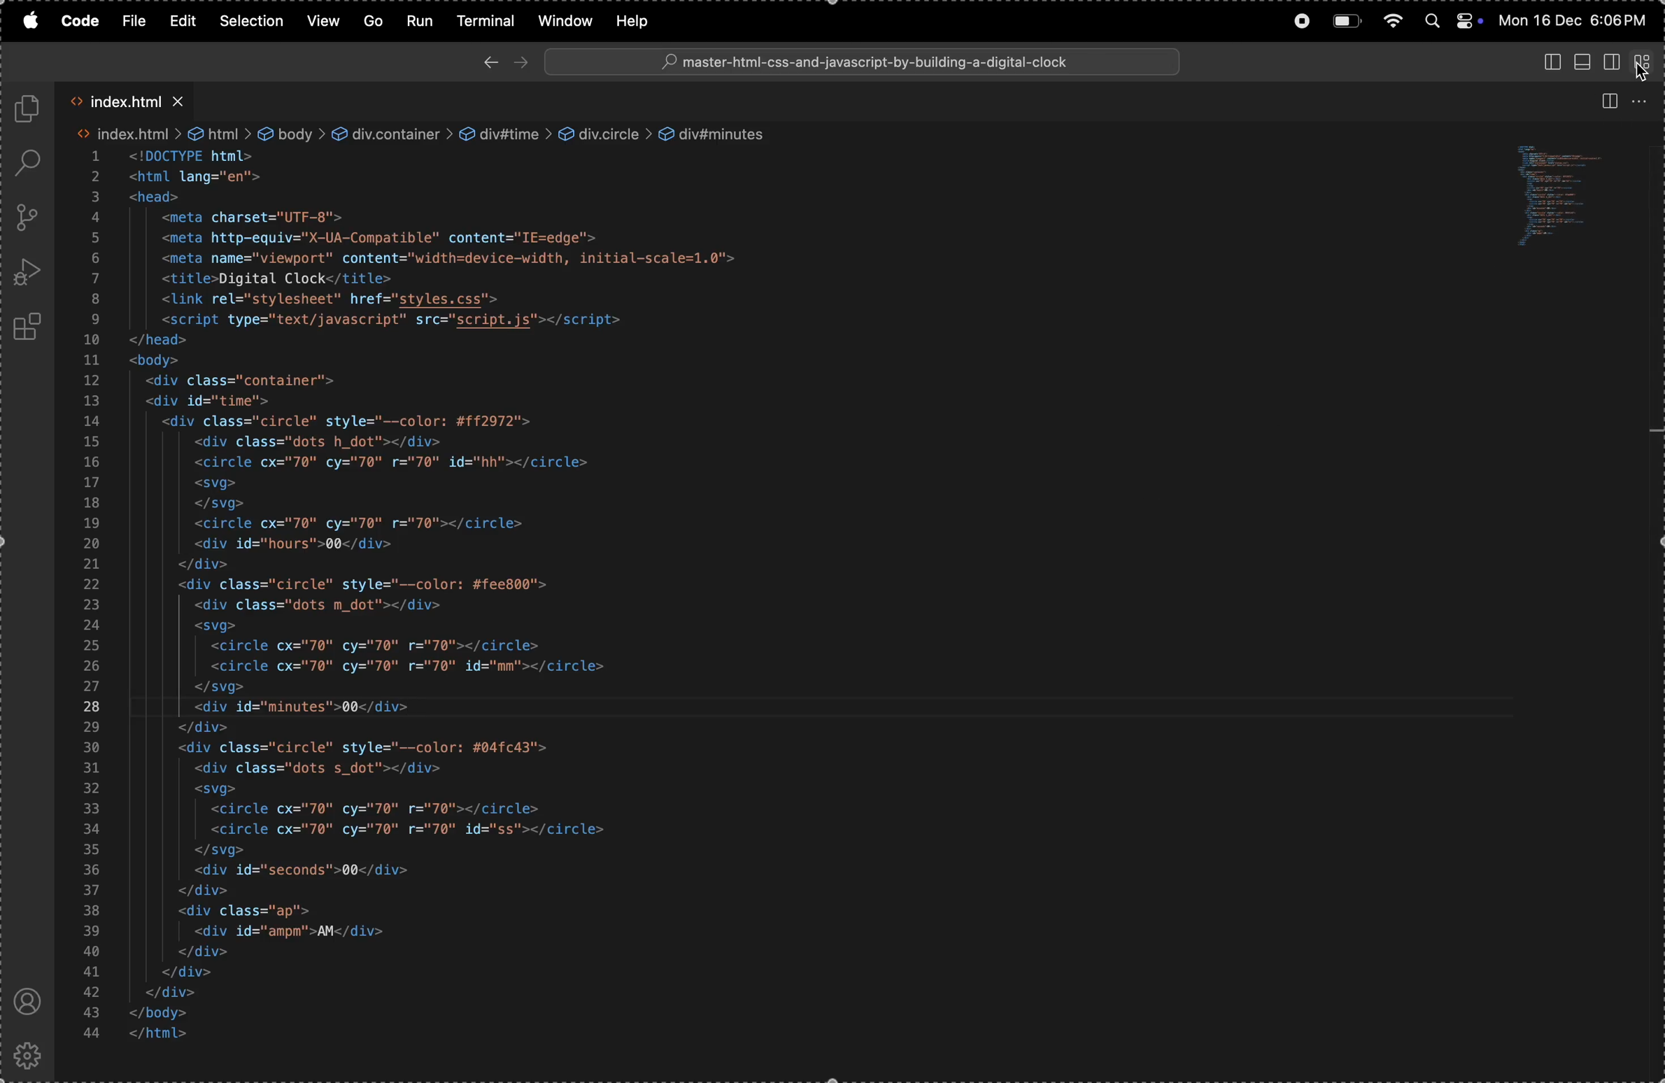  Describe the element at coordinates (80, 22) in the screenshot. I see `code` at that location.